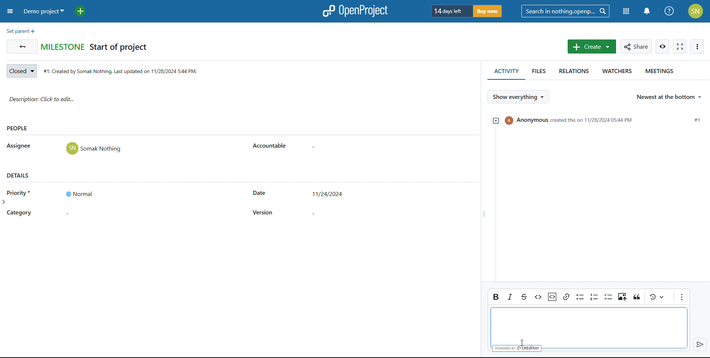 This screenshot has height=358, width=710. I want to click on set status, so click(21, 71).